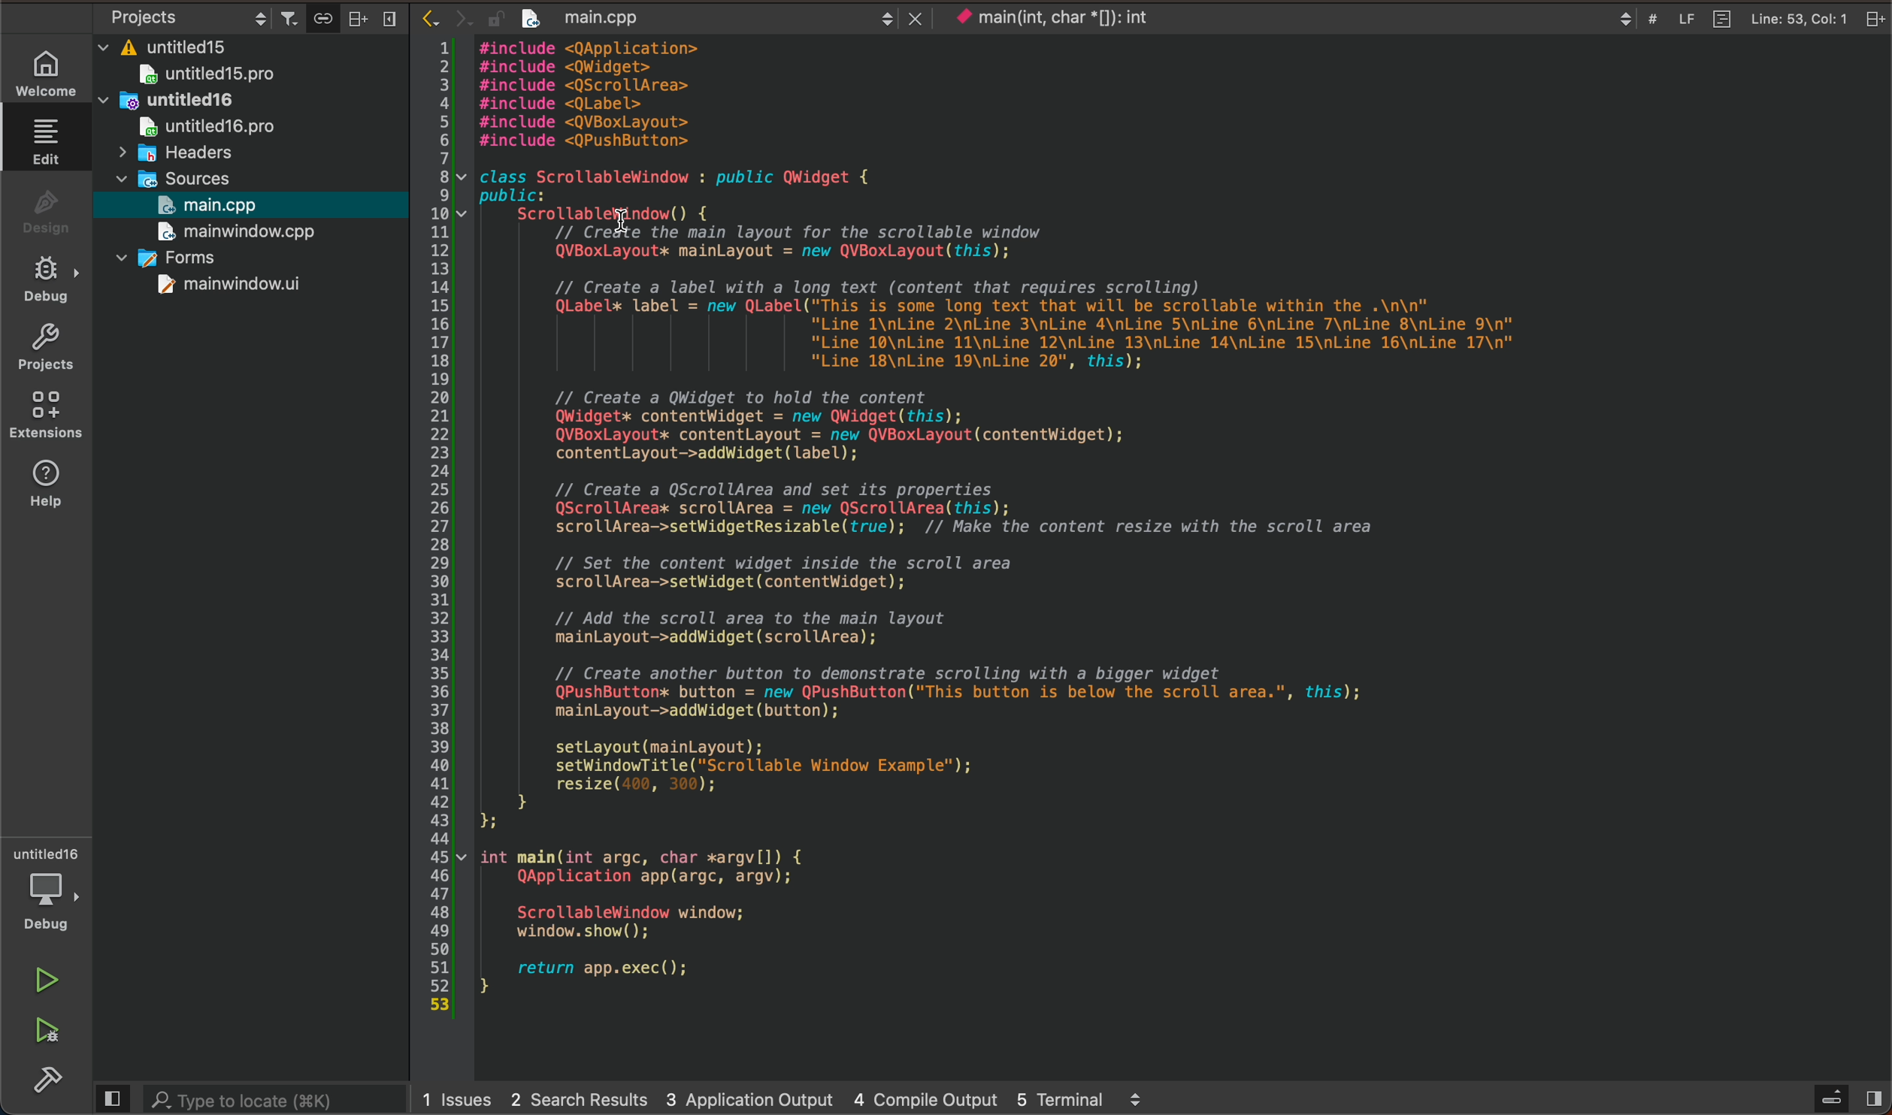 The width and height of the screenshot is (1892, 1115). Describe the element at coordinates (44, 890) in the screenshot. I see `debugger` at that location.